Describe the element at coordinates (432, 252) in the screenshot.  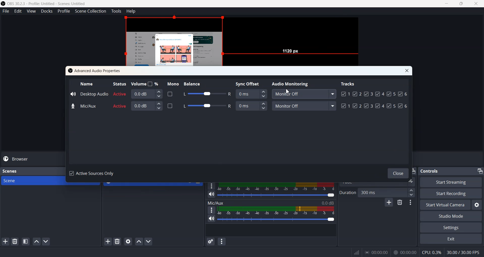
I see `CPU:0.3%` at that location.